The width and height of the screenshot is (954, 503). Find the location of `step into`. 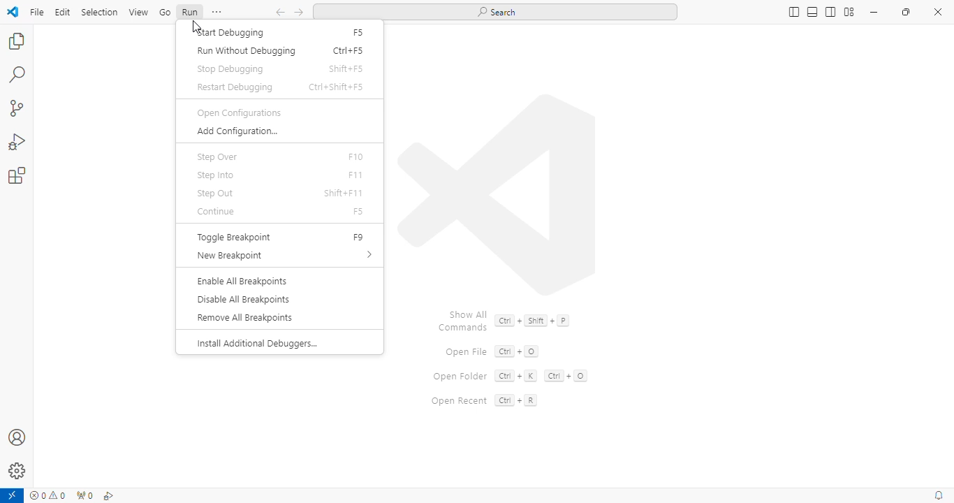

step into is located at coordinates (216, 175).